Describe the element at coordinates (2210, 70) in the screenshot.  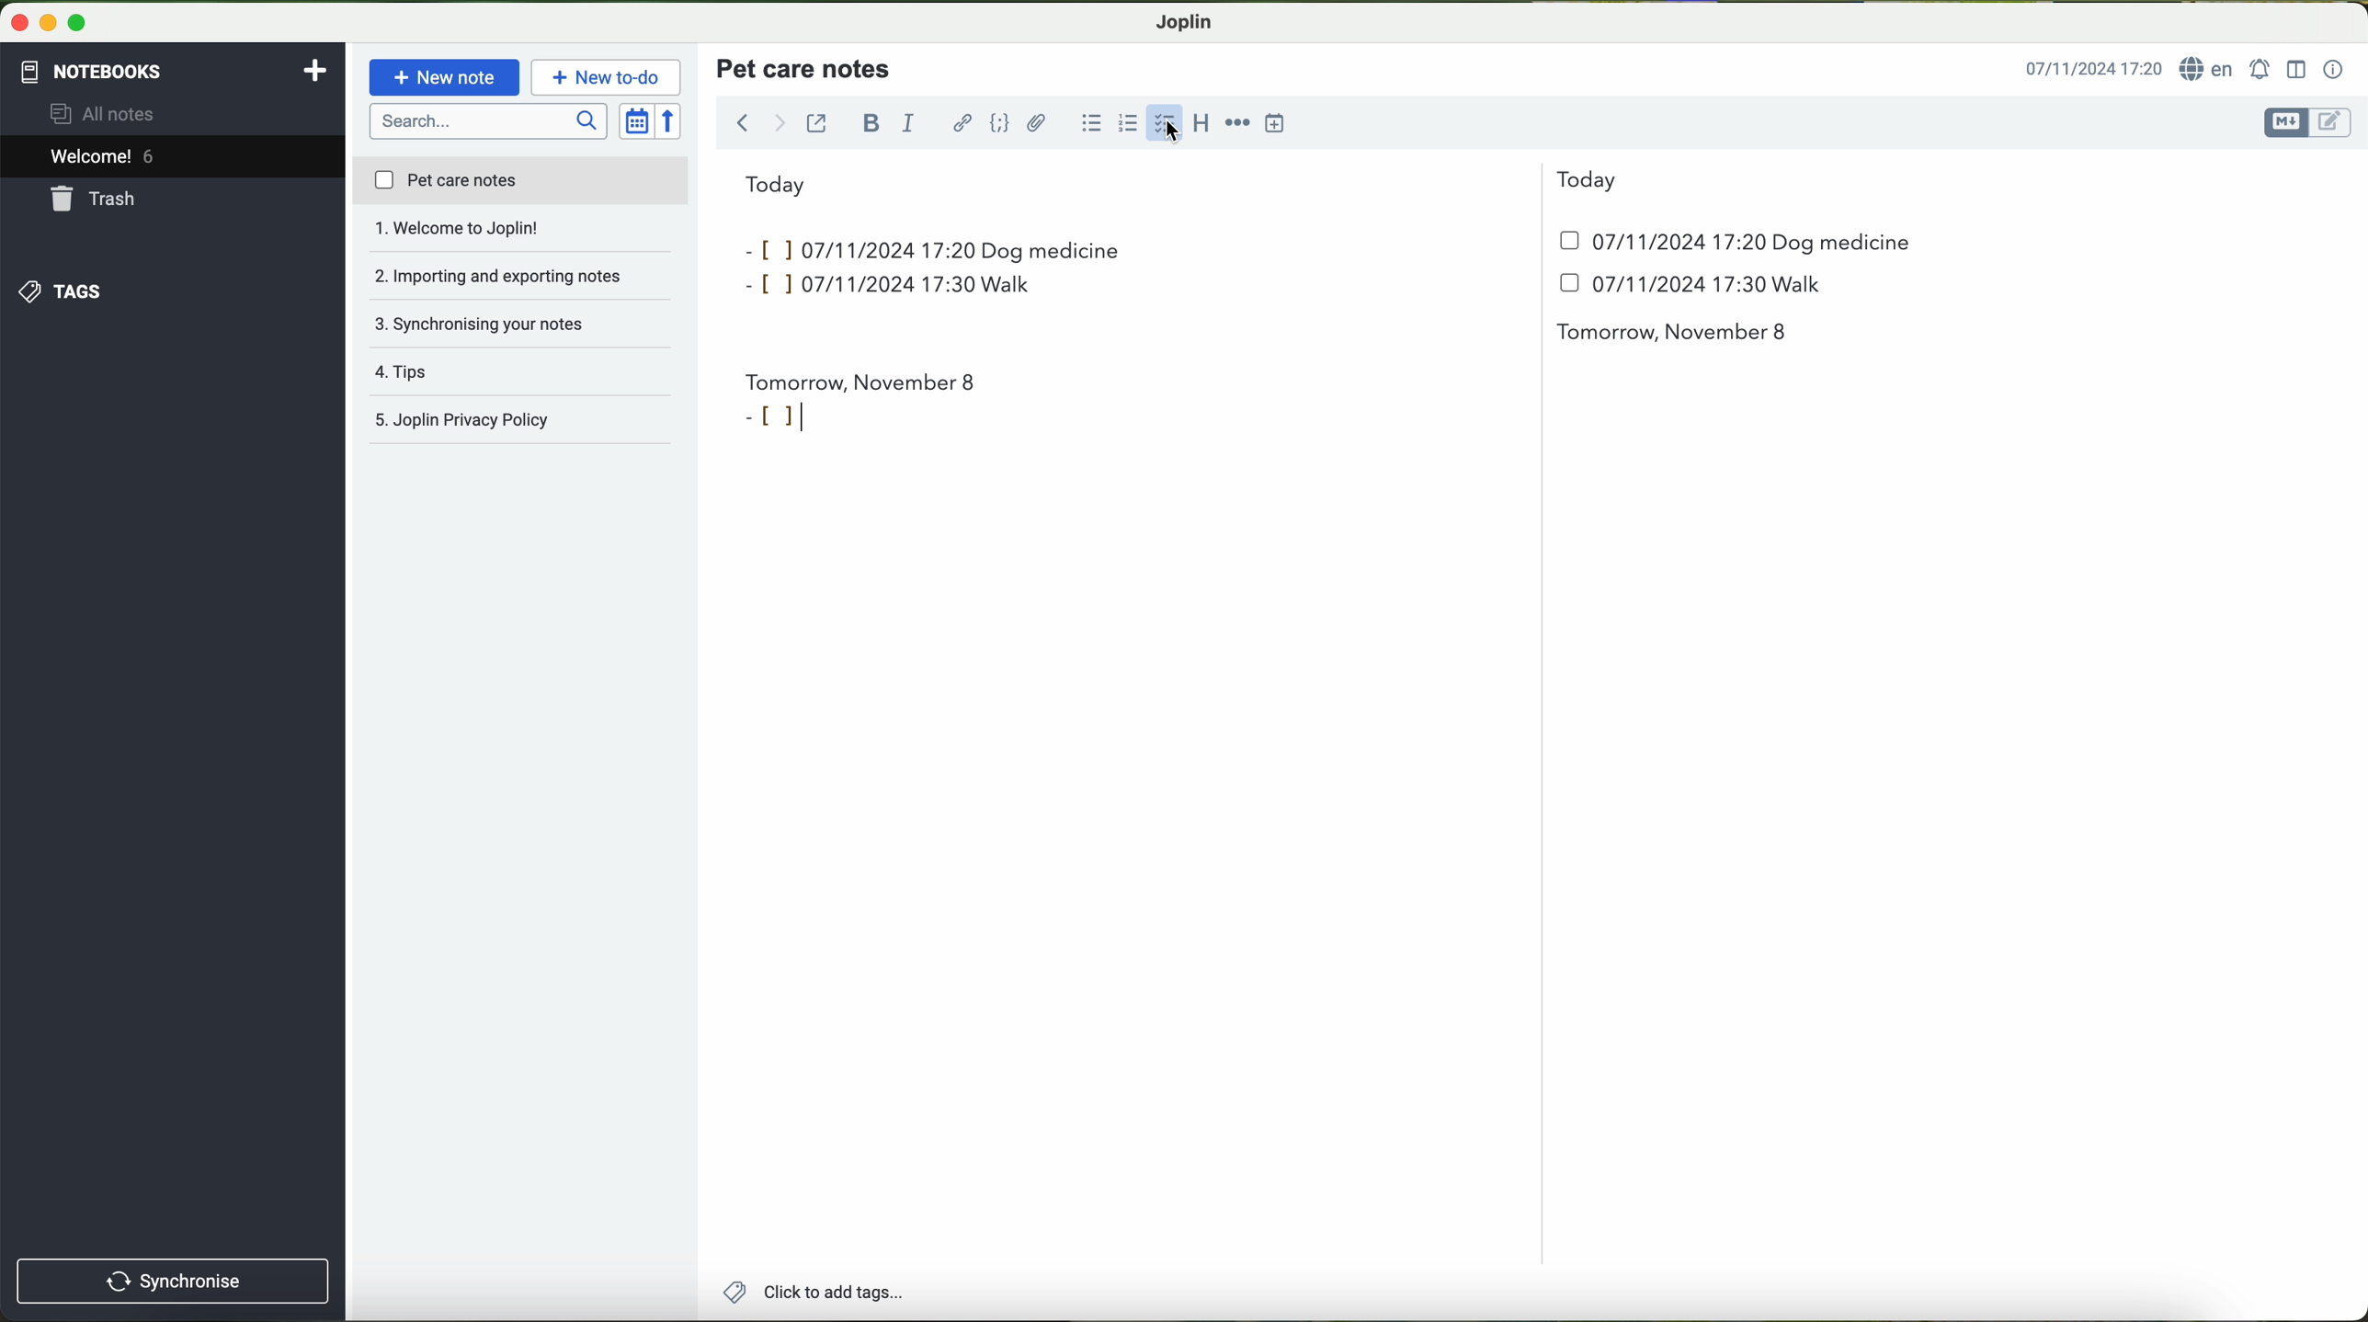
I see `language` at that location.